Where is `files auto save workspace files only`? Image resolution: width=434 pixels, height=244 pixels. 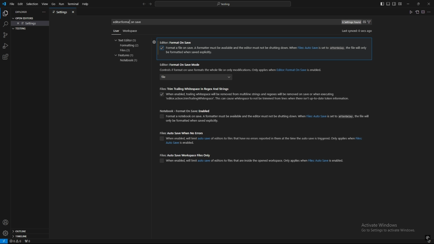 files auto save workspace files only is located at coordinates (254, 155).